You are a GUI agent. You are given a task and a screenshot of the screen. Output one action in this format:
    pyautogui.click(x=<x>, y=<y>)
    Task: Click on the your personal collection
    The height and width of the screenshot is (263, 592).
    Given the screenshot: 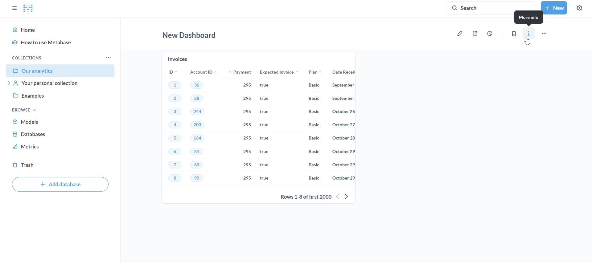 What is the action you would take?
    pyautogui.click(x=60, y=84)
    